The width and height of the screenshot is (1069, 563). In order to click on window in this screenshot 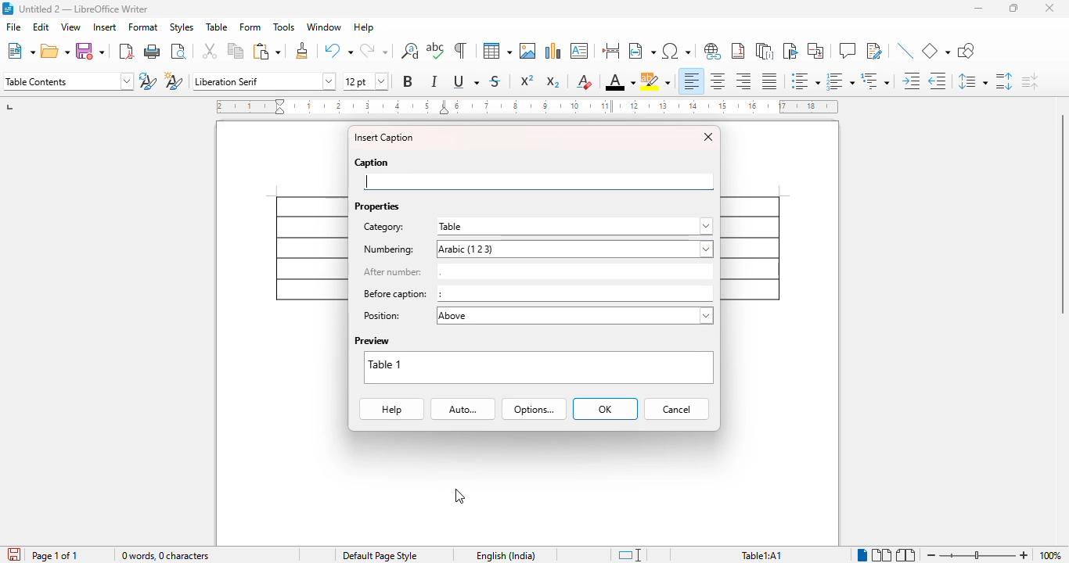, I will do `click(324, 27)`.